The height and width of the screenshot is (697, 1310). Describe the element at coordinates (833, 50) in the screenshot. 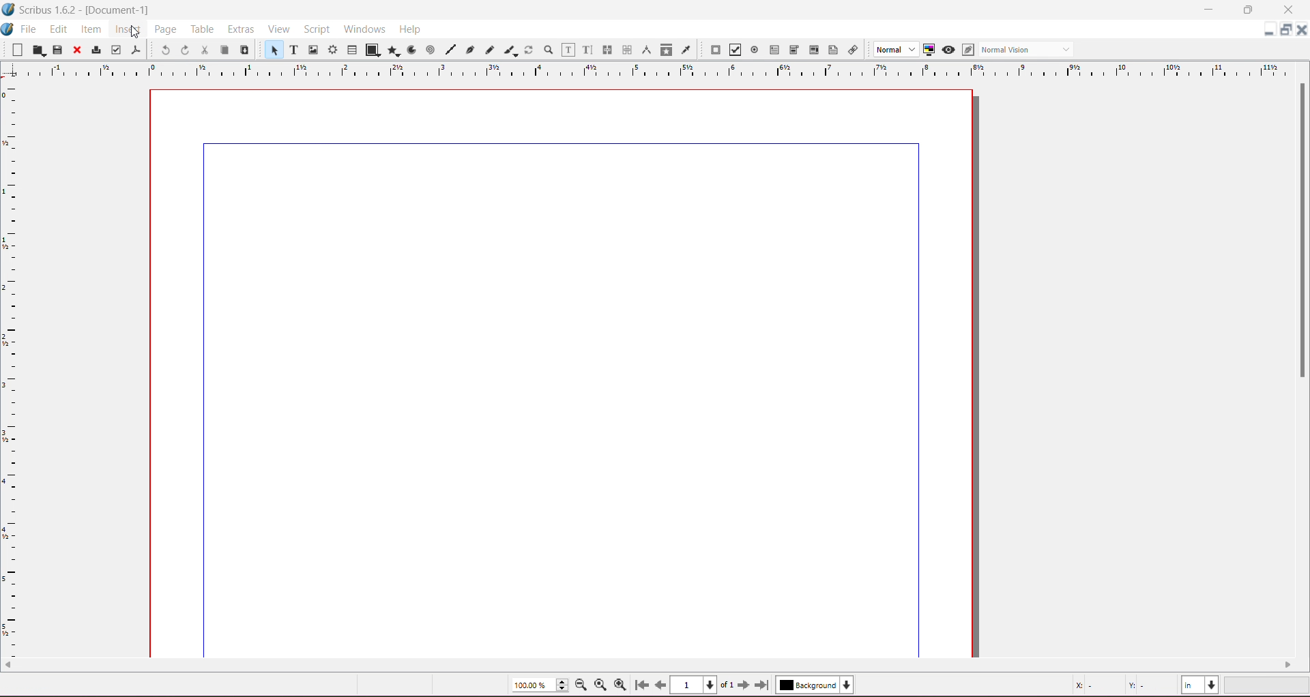

I see `Text Annotation` at that location.